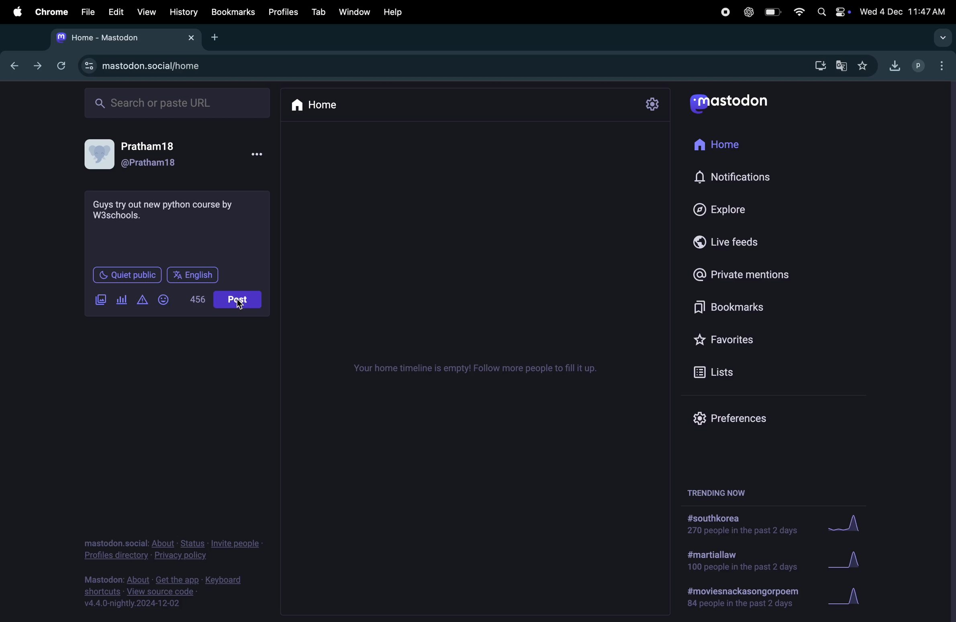  Describe the element at coordinates (64, 66) in the screenshot. I see `refresh` at that location.